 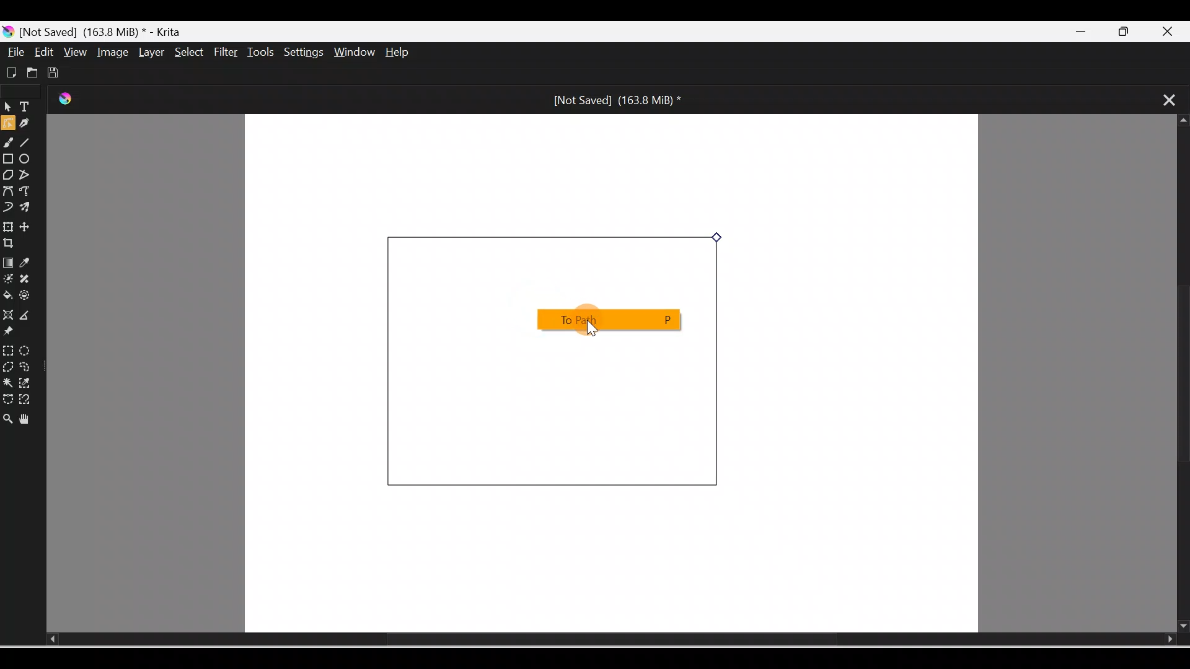 I want to click on Filter, so click(x=226, y=53).